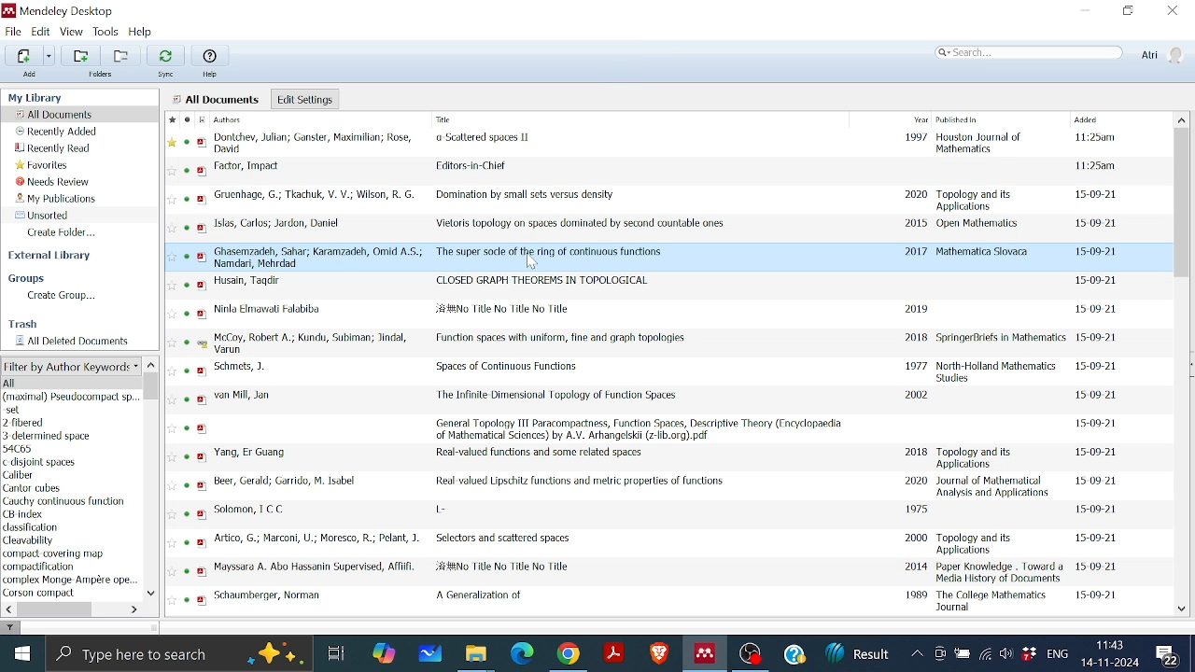 This screenshot has height=672, width=1195. What do you see at coordinates (523, 651) in the screenshot?
I see `Microsoft edge` at bounding box center [523, 651].